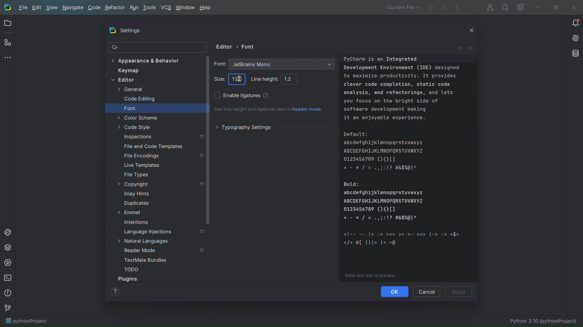 The width and height of the screenshot is (583, 327). What do you see at coordinates (127, 80) in the screenshot?
I see `Editor` at bounding box center [127, 80].